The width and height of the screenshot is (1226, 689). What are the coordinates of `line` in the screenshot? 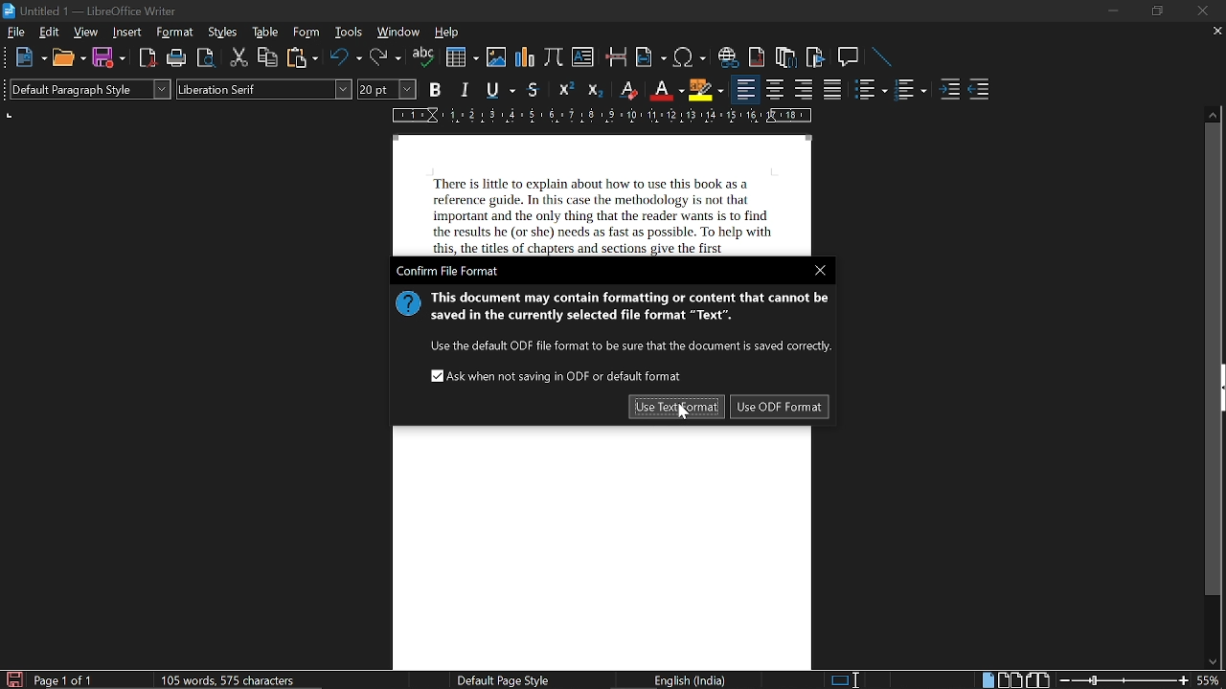 It's located at (883, 57).